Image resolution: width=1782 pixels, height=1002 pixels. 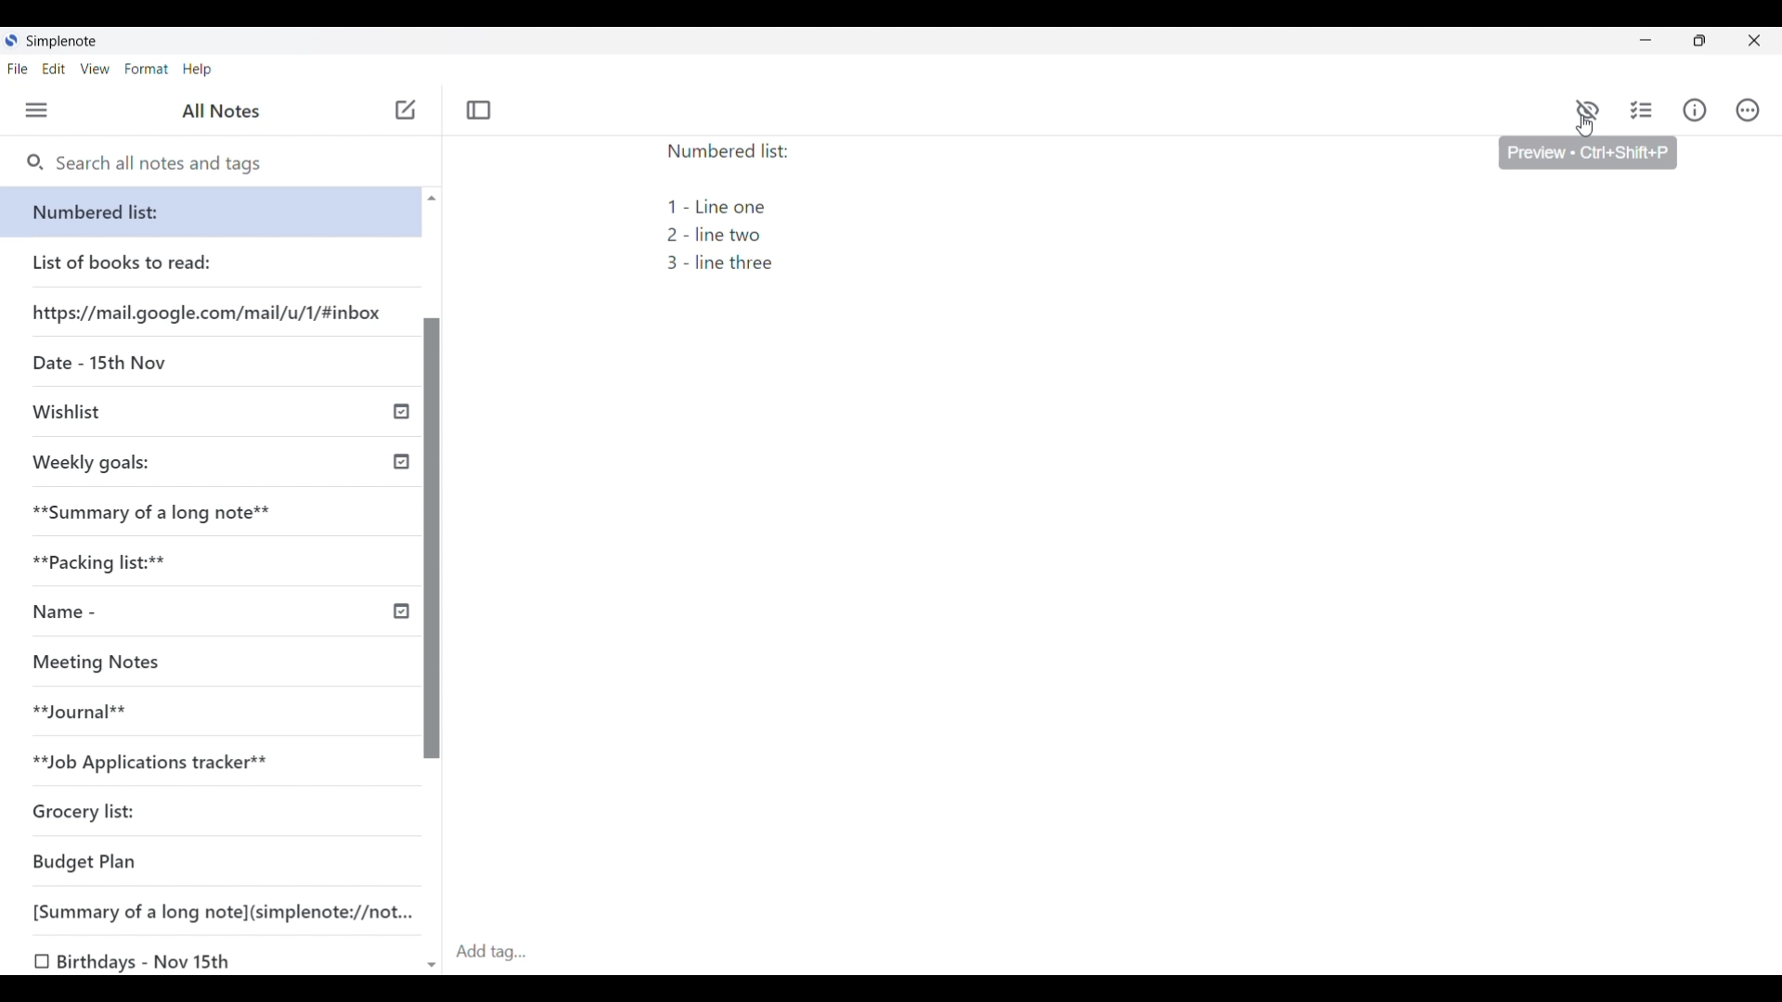 I want to click on Menu, so click(x=37, y=109).